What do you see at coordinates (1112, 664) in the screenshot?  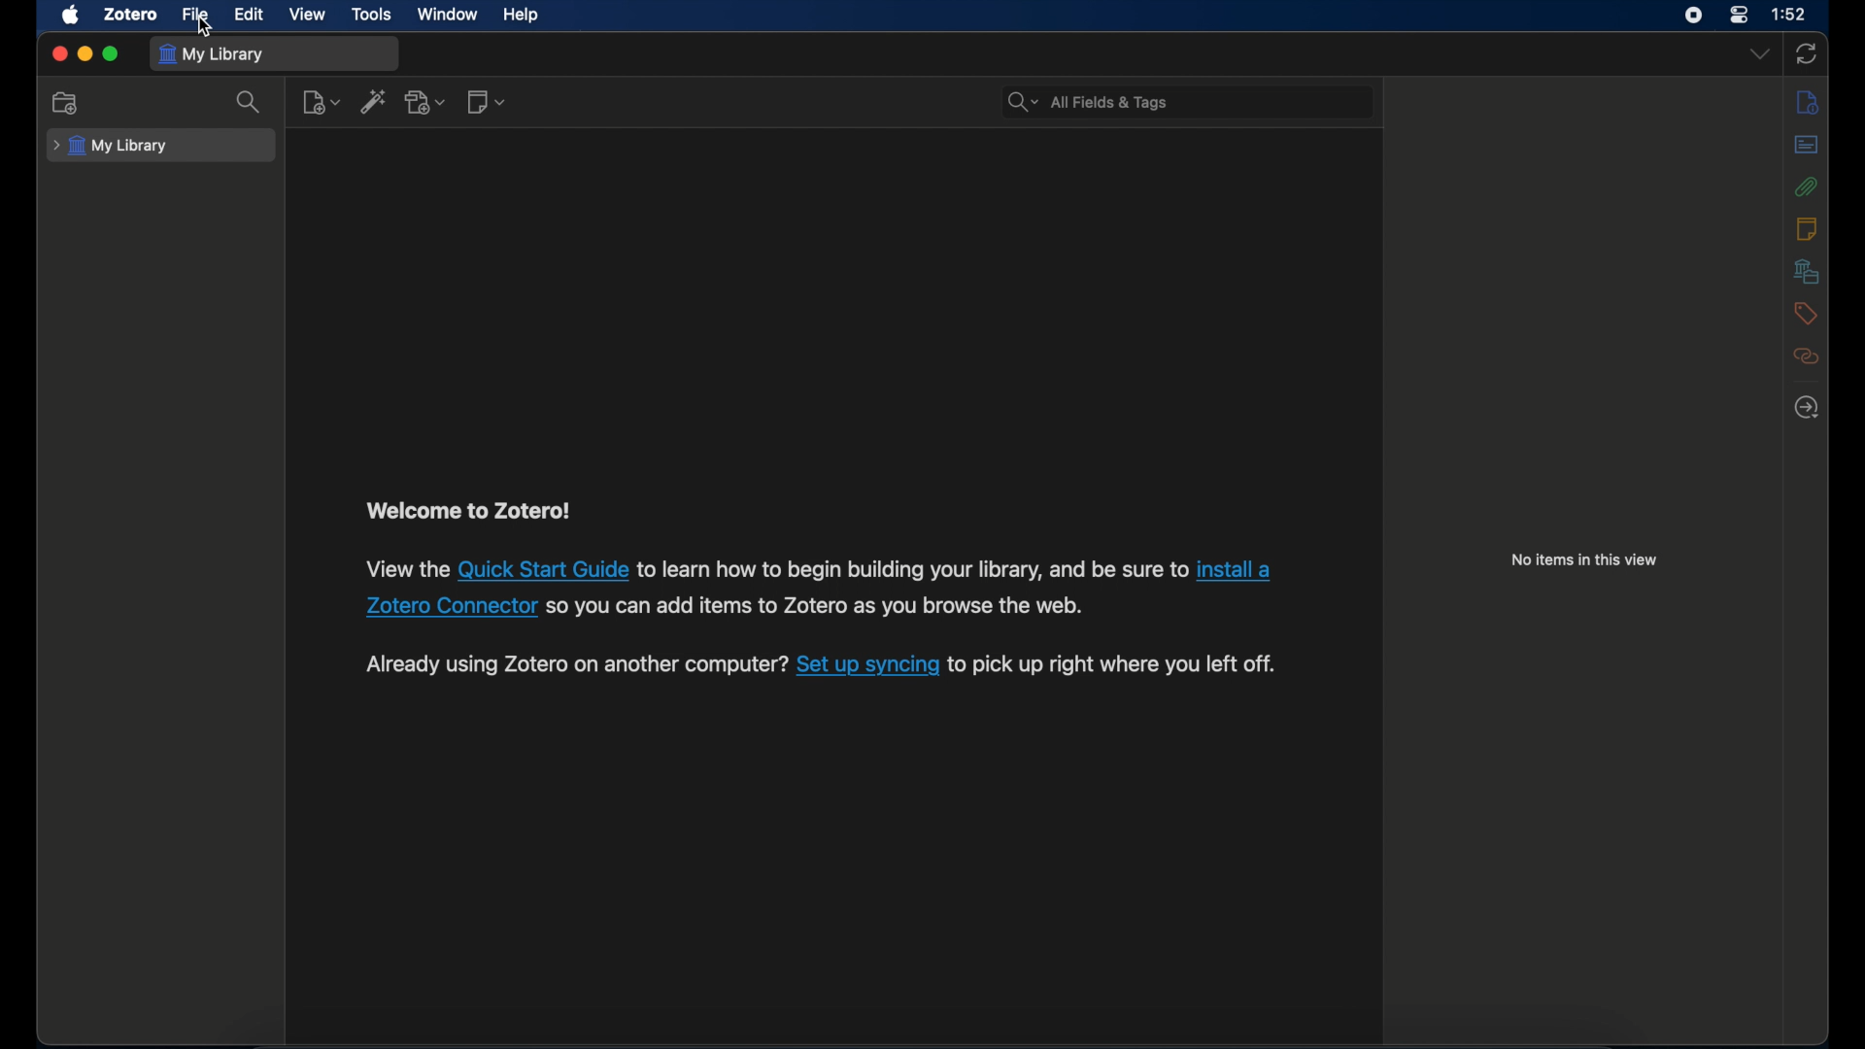 I see `to pick up right where you left off.` at bounding box center [1112, 664].